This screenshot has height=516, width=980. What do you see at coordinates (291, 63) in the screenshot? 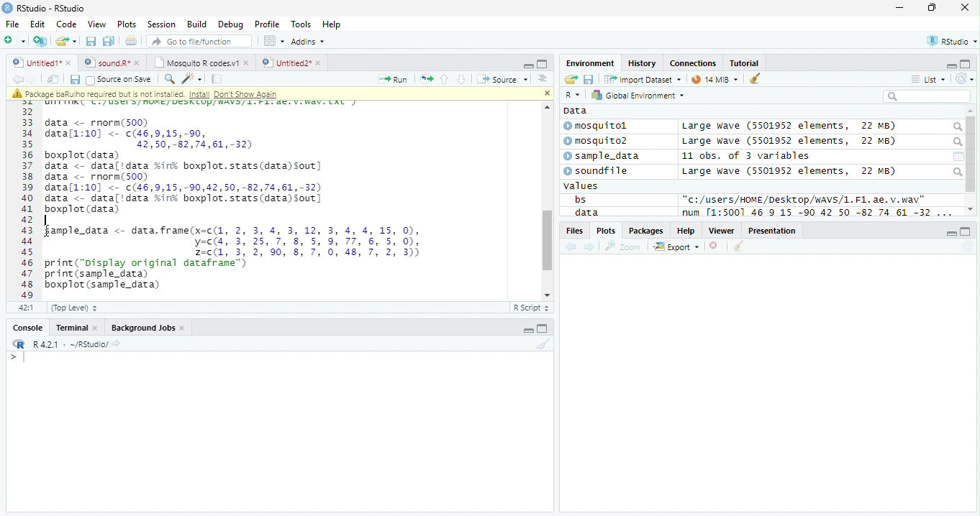
I see `Untitled2` at bounding box center [291, 63].